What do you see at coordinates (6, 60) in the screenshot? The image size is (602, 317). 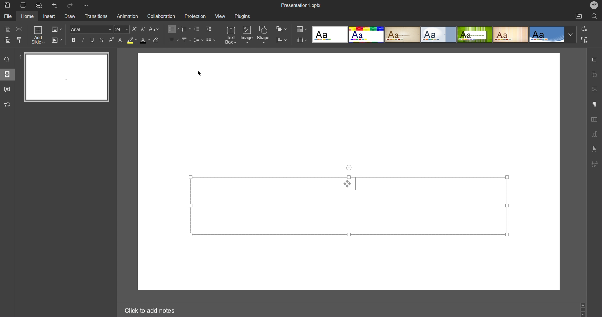 I see `Find` at bounding box center [6, 60].